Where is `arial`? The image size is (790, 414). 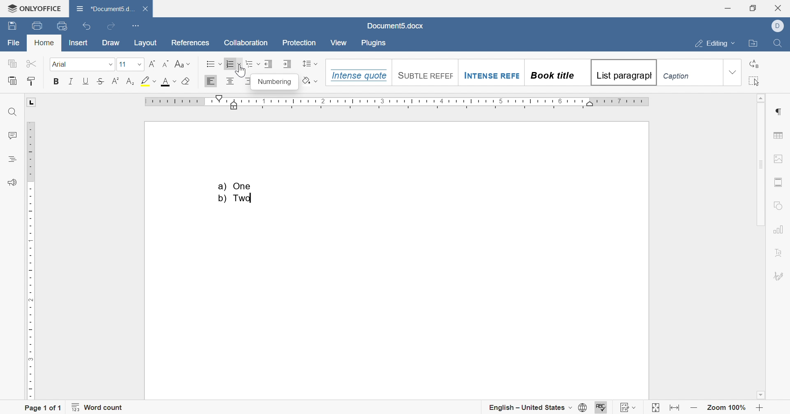 arial is located at coordinates (61, 64).